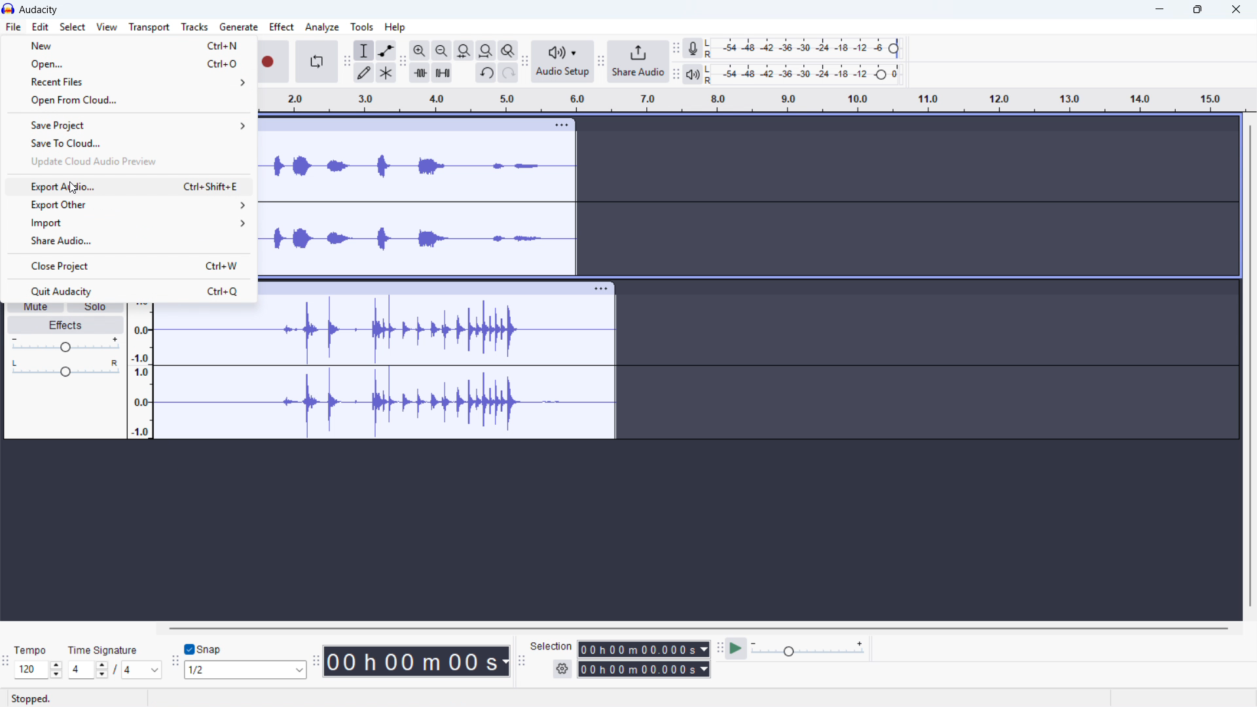 Image resolution: width=1257 pixels, height=707 pixels. What do you see at coordinates (644, 670) in the screenshot?
I see `Selection end time` at bounding box center [644, 670].